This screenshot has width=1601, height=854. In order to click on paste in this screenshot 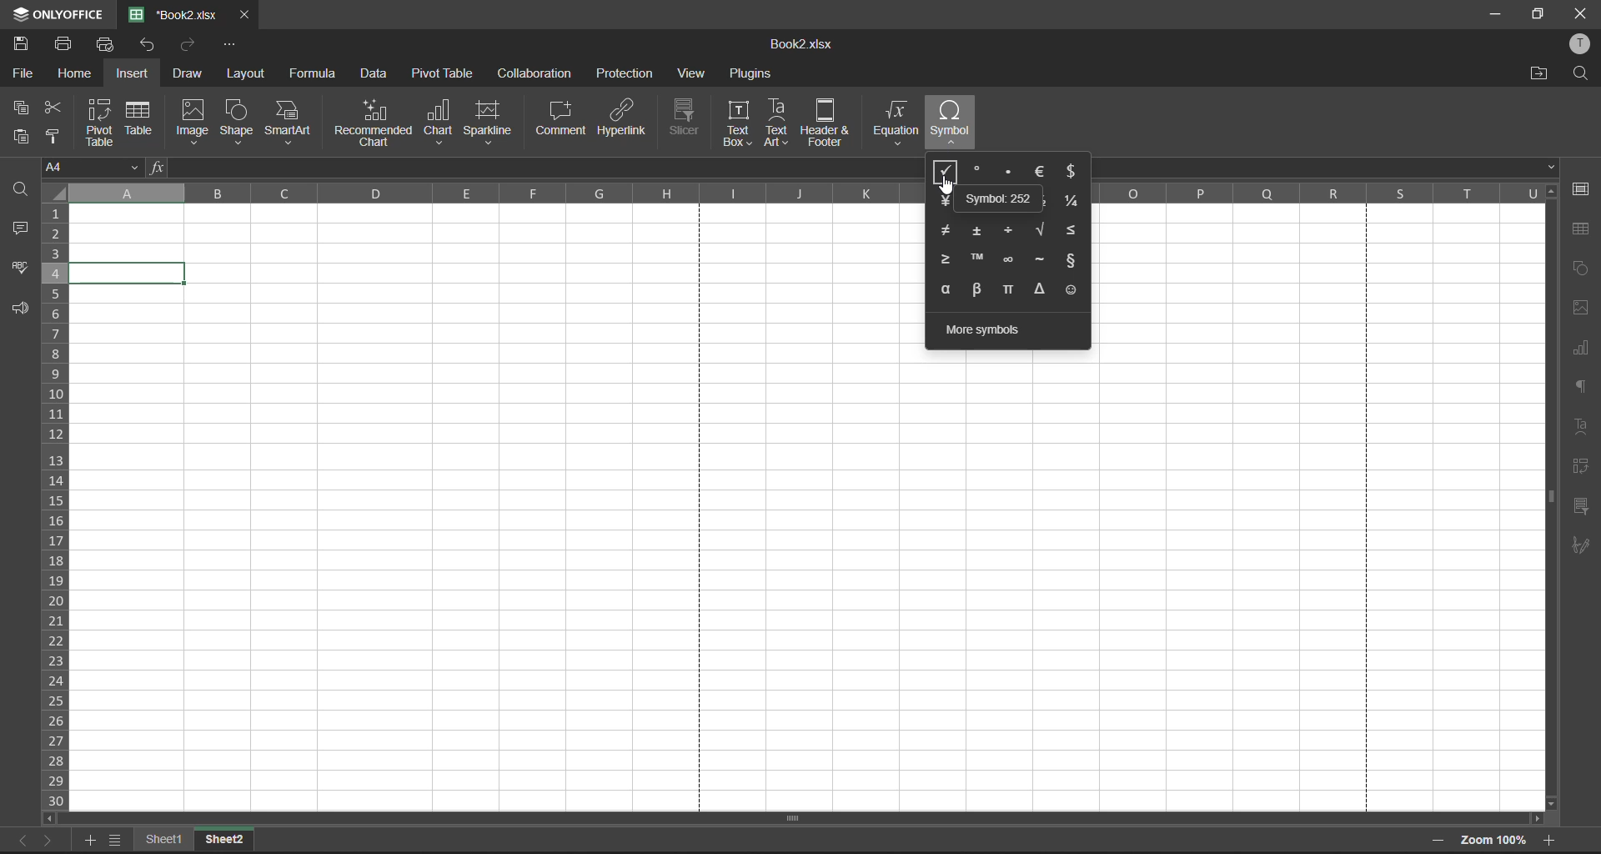, I will do `click(23, 138)`.